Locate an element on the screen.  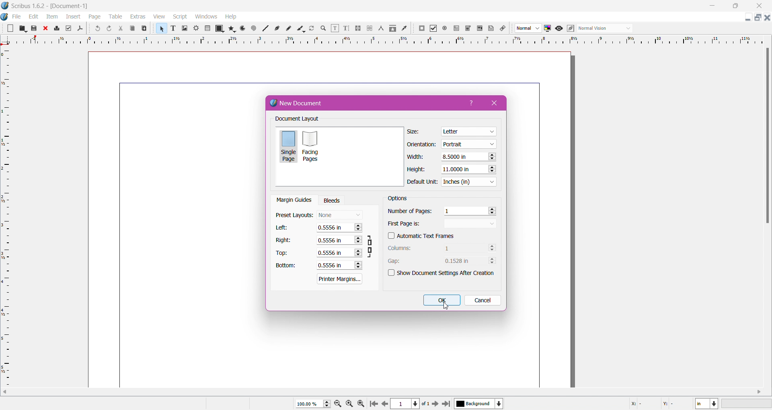
icon is located at coordinates (432, 29).